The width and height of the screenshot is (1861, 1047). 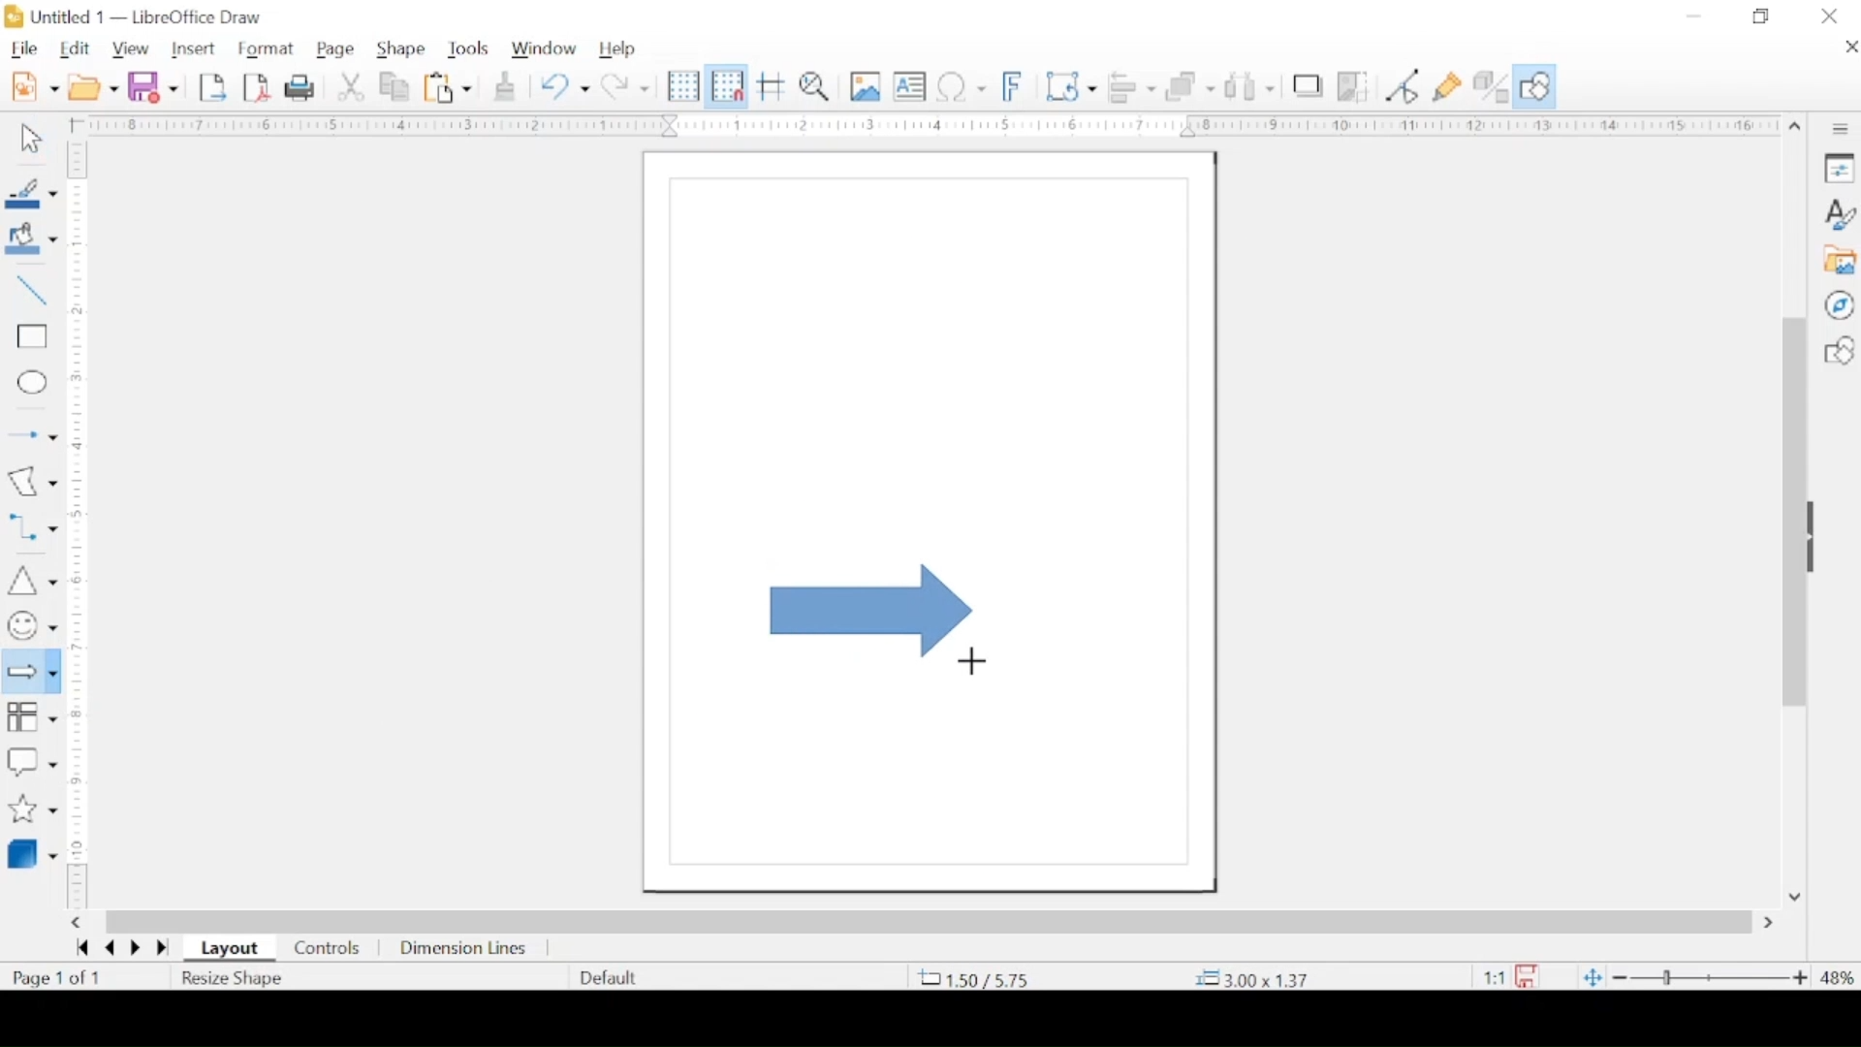 What do you see at coordinates (59, 978) in the screenshot?
I see `page count` at bounding box center [59, 978].